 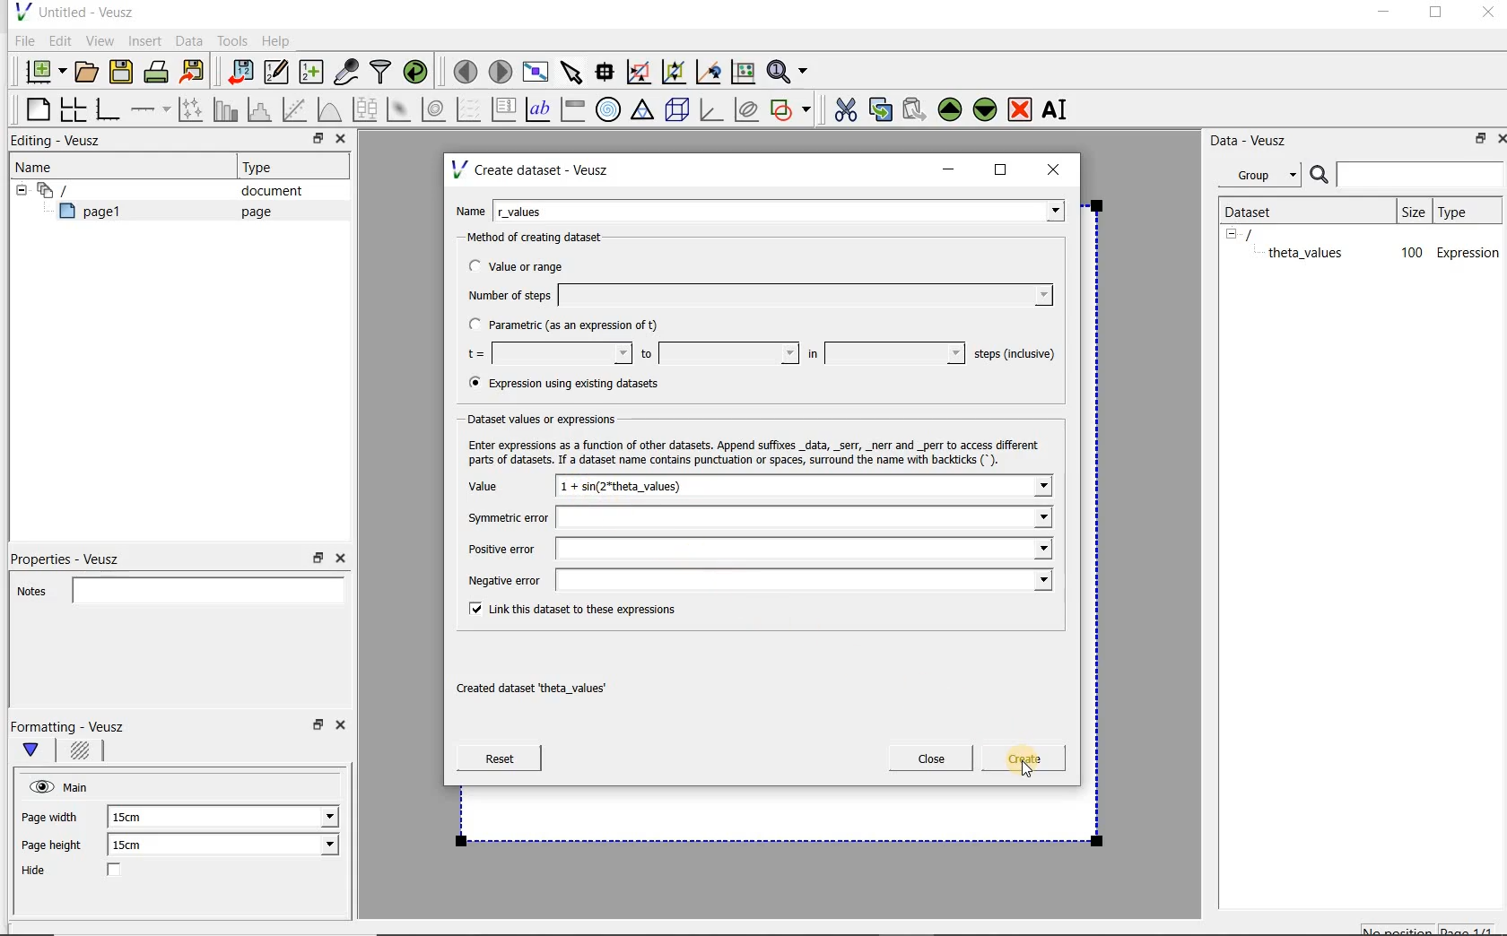 I want to click on move to the next page, so click(x=501, y=72).